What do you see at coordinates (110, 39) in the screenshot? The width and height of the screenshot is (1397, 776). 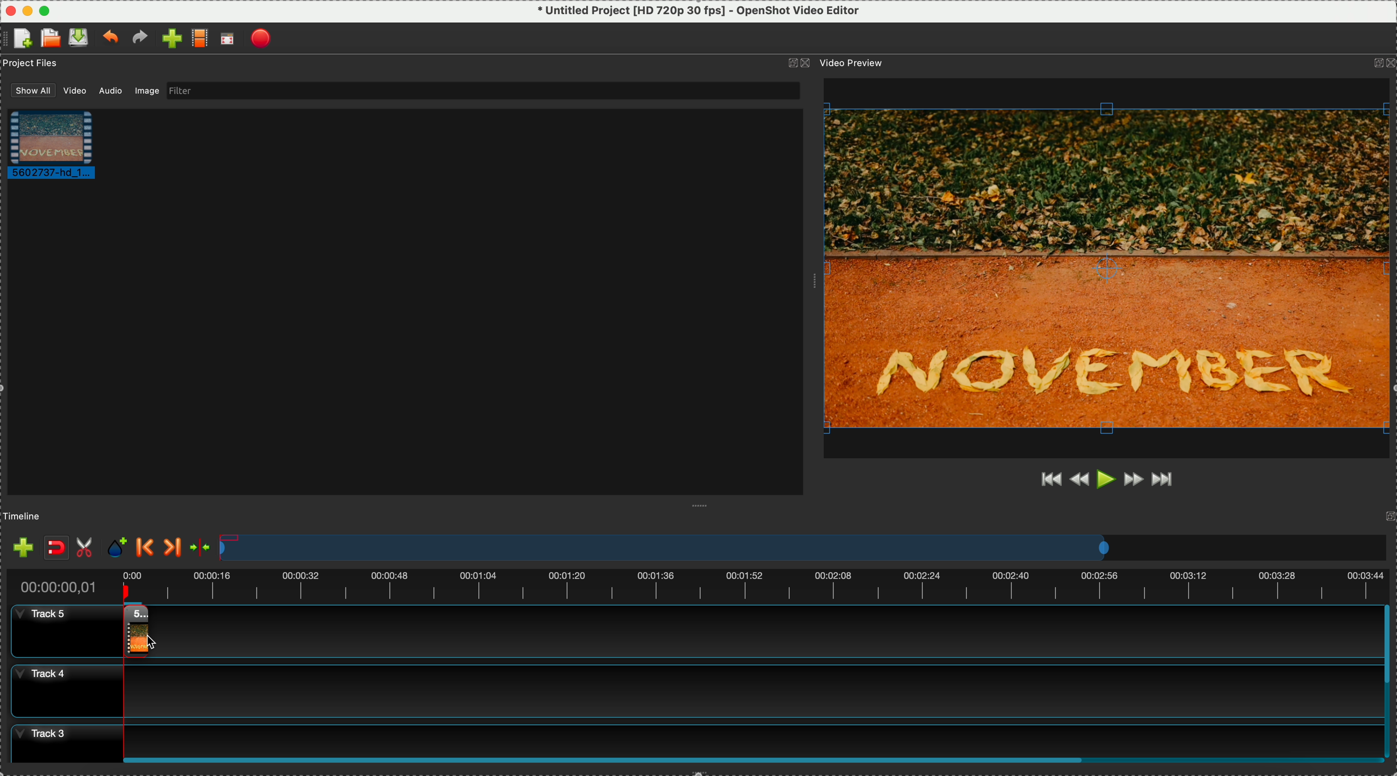 I see `undo` at bounding box center [110, 39].